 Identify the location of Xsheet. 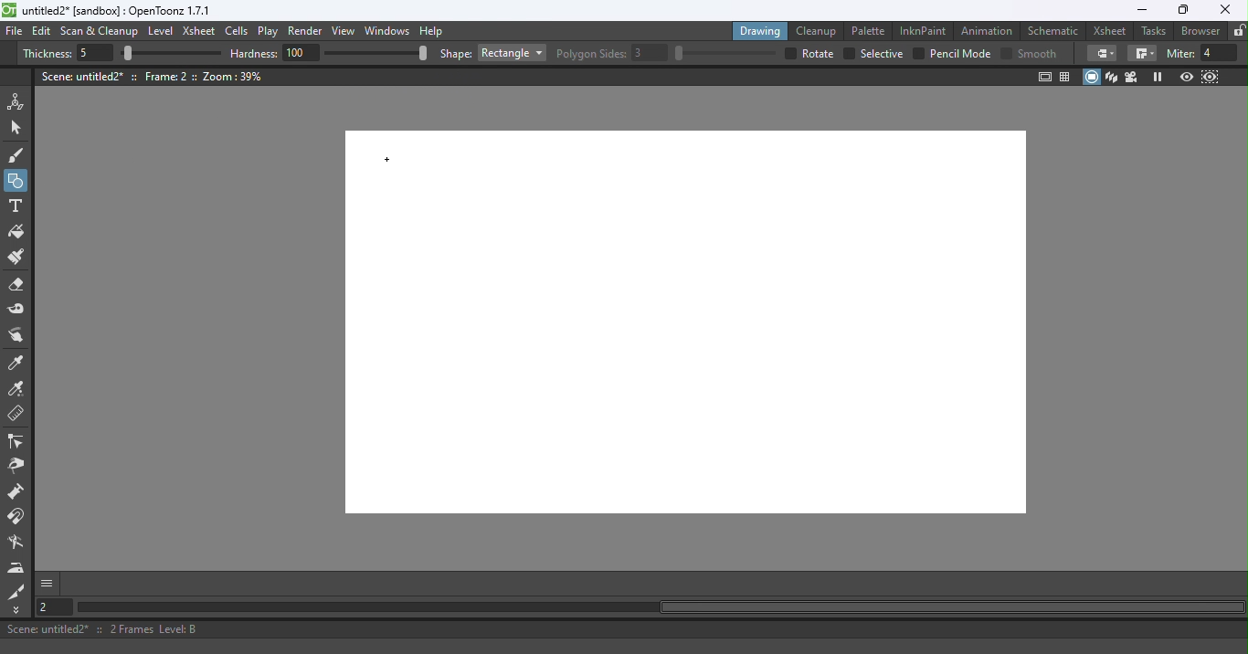
(201, 33).